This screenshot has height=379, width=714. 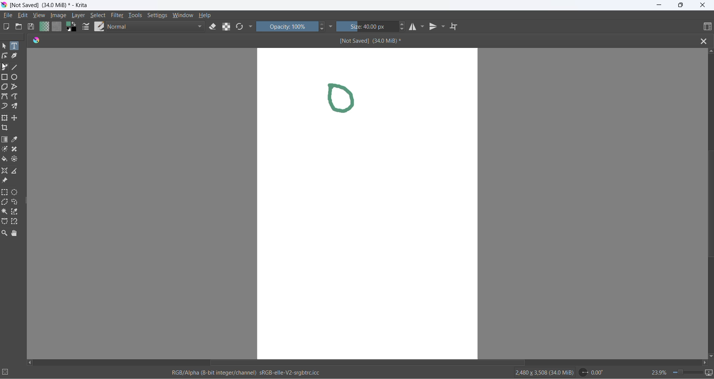 What do you see at coordinates (413, 27) in the screenshot?
I see `horizontal mirror tool` at bounding box center [413, 27].